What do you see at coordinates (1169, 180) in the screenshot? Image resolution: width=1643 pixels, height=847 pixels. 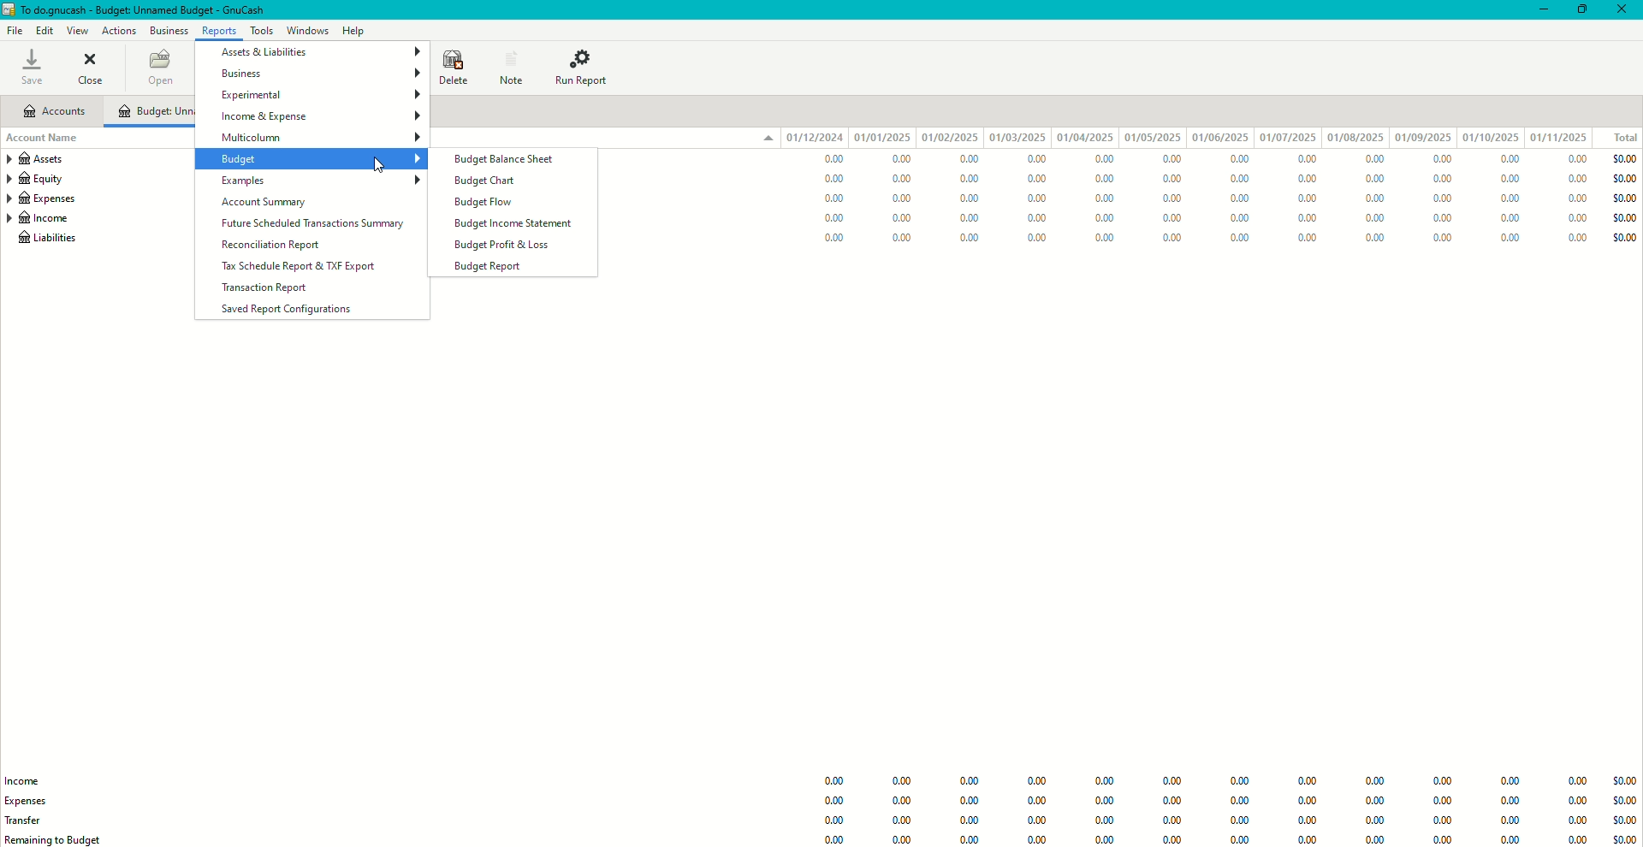 I see `0.00` at bounding box center [1169, 180].